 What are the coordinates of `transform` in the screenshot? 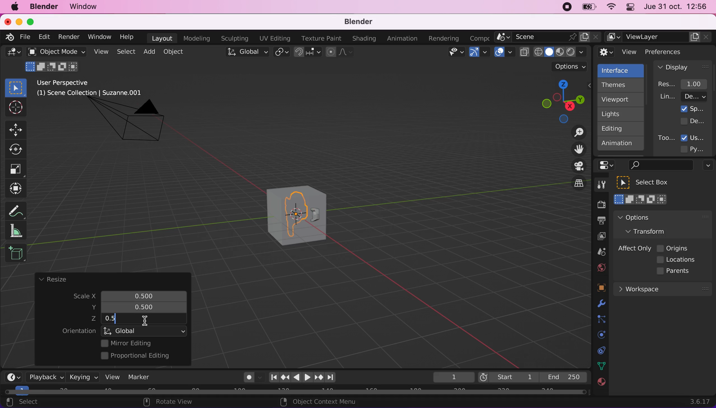 It's located at (17, 189).